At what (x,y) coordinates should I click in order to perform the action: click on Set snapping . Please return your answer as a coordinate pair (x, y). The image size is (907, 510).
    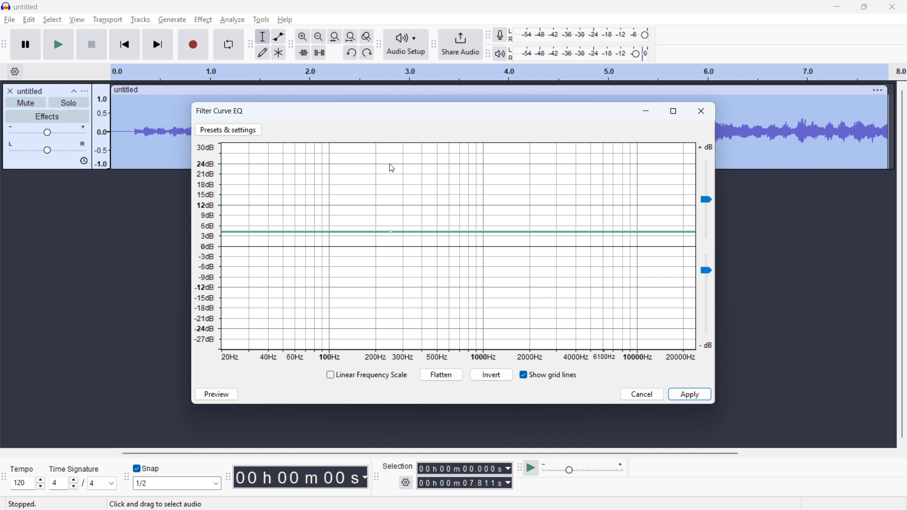
    Looking at the image, I should click on (177, 483).